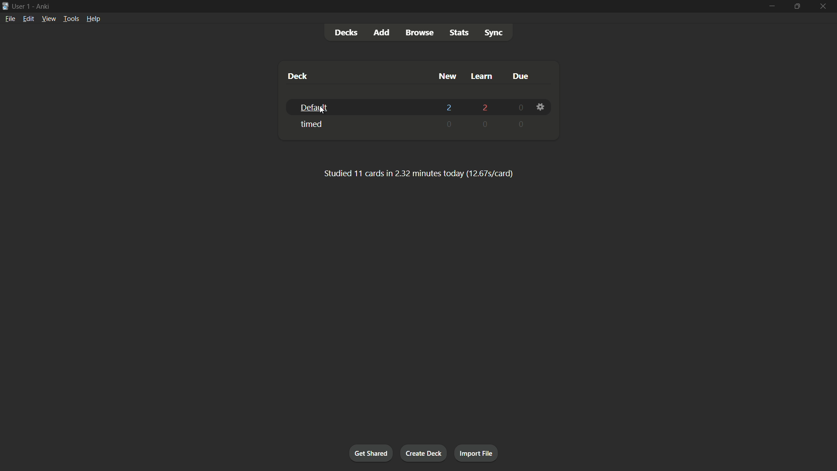  Describe the element at coordinates (477, 453) in the screenshot. I see `import file` at that location.